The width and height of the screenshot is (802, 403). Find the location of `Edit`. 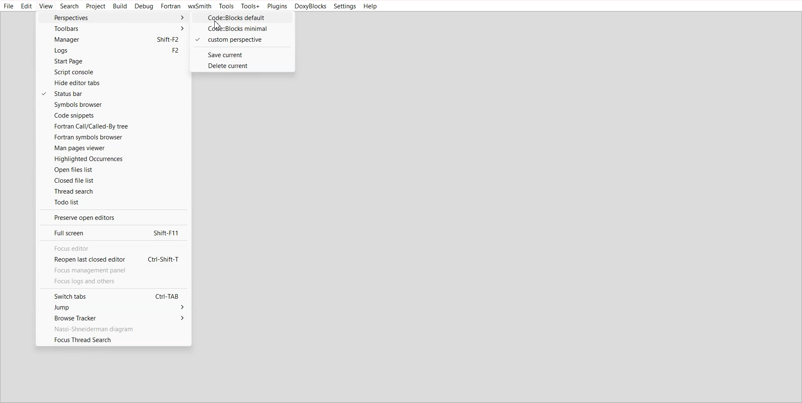

Edit is located at coordinates (27, 6).